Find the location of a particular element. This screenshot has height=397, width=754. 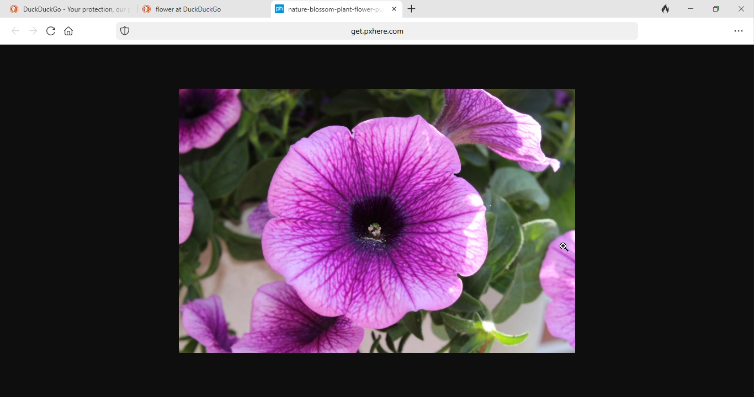

DuckDuckGo - Your protection, our priority is located at coordinates (79, 9).